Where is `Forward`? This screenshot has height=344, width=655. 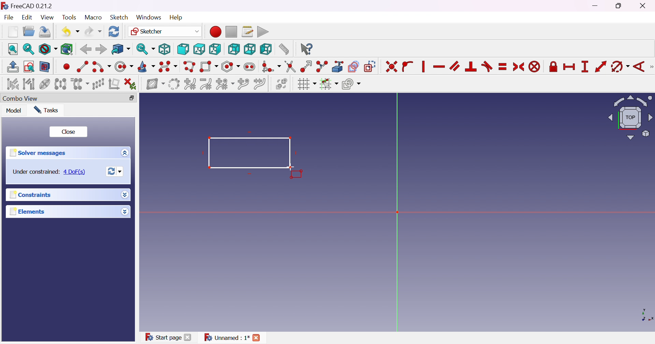
Forward is located at coordinates (101, 49).